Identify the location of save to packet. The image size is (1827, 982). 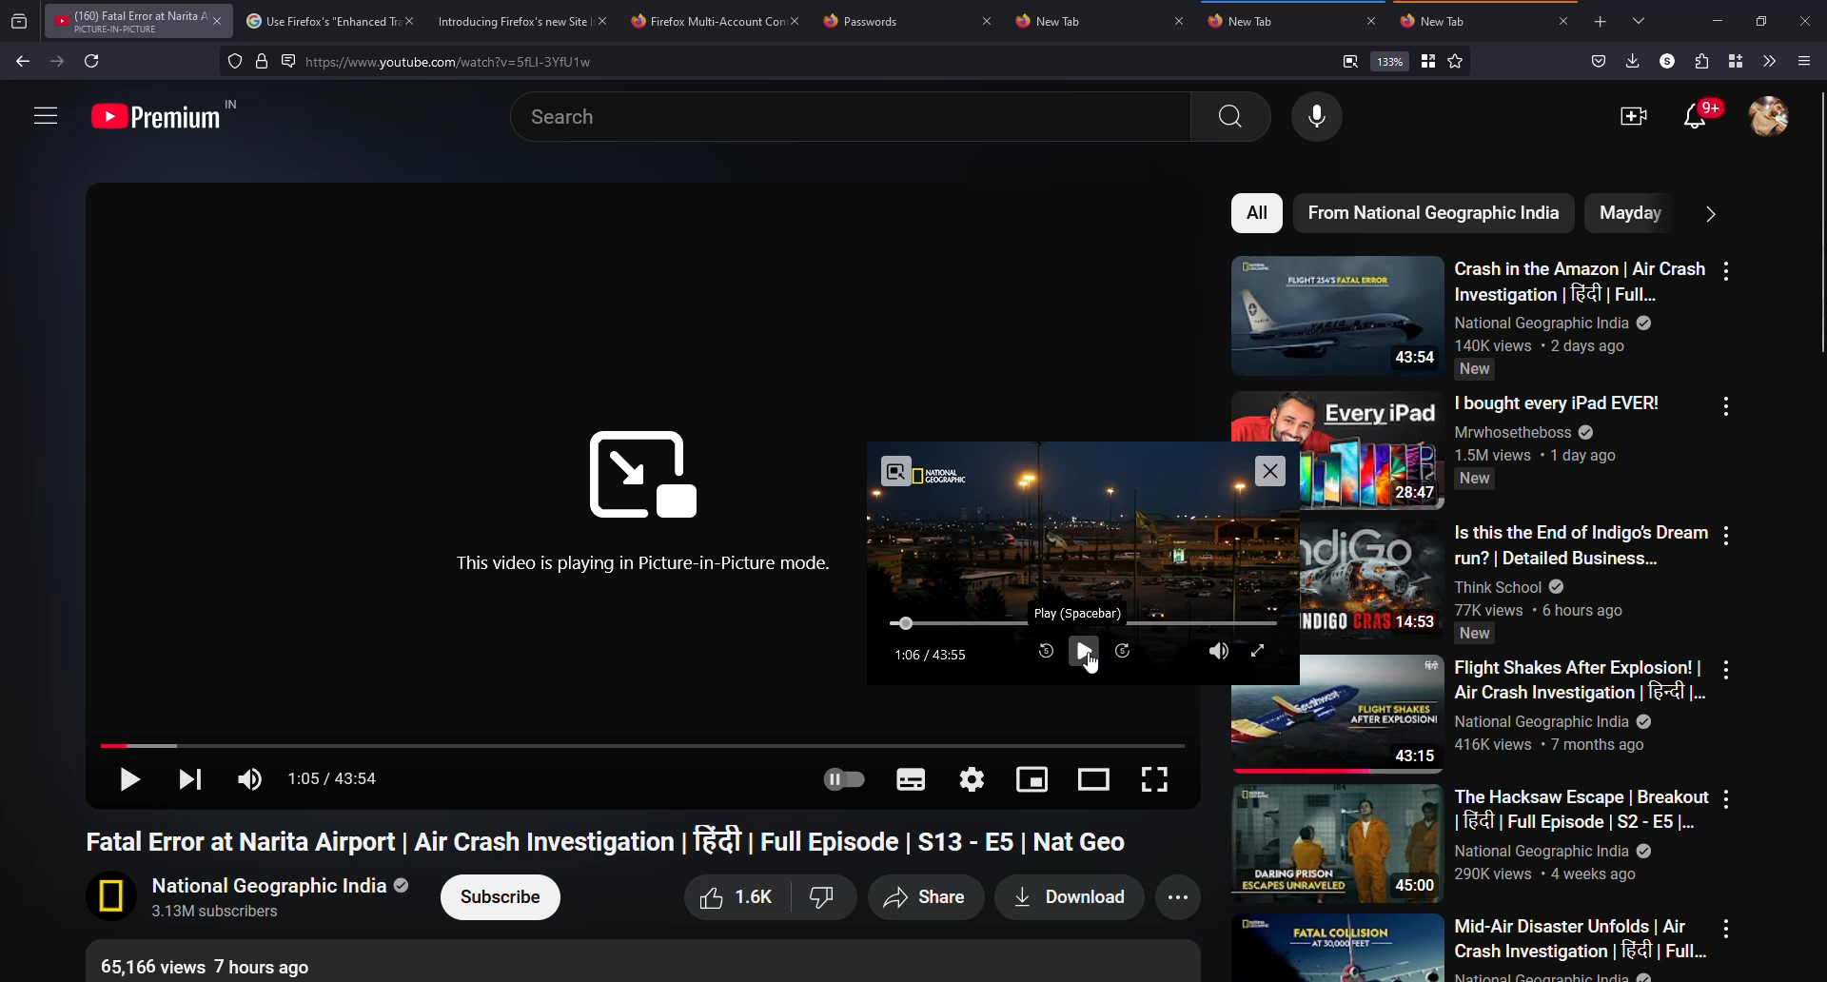
(1596, 61).